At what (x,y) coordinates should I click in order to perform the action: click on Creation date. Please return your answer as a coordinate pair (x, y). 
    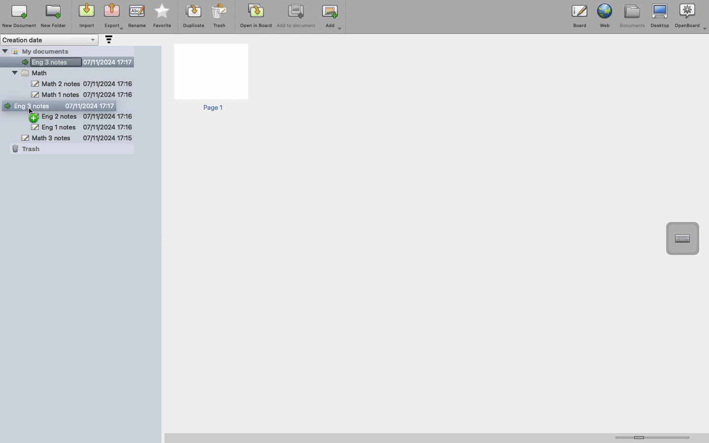
    Looking at the image, I should click on (50, 40).